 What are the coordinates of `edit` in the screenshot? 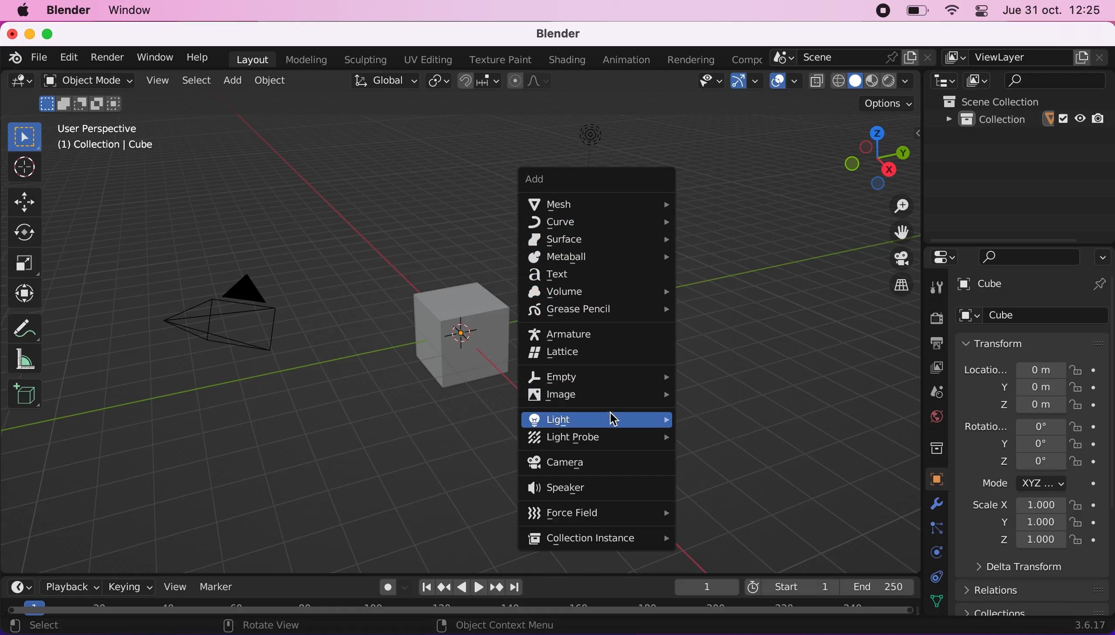 It's located at (72, 58).